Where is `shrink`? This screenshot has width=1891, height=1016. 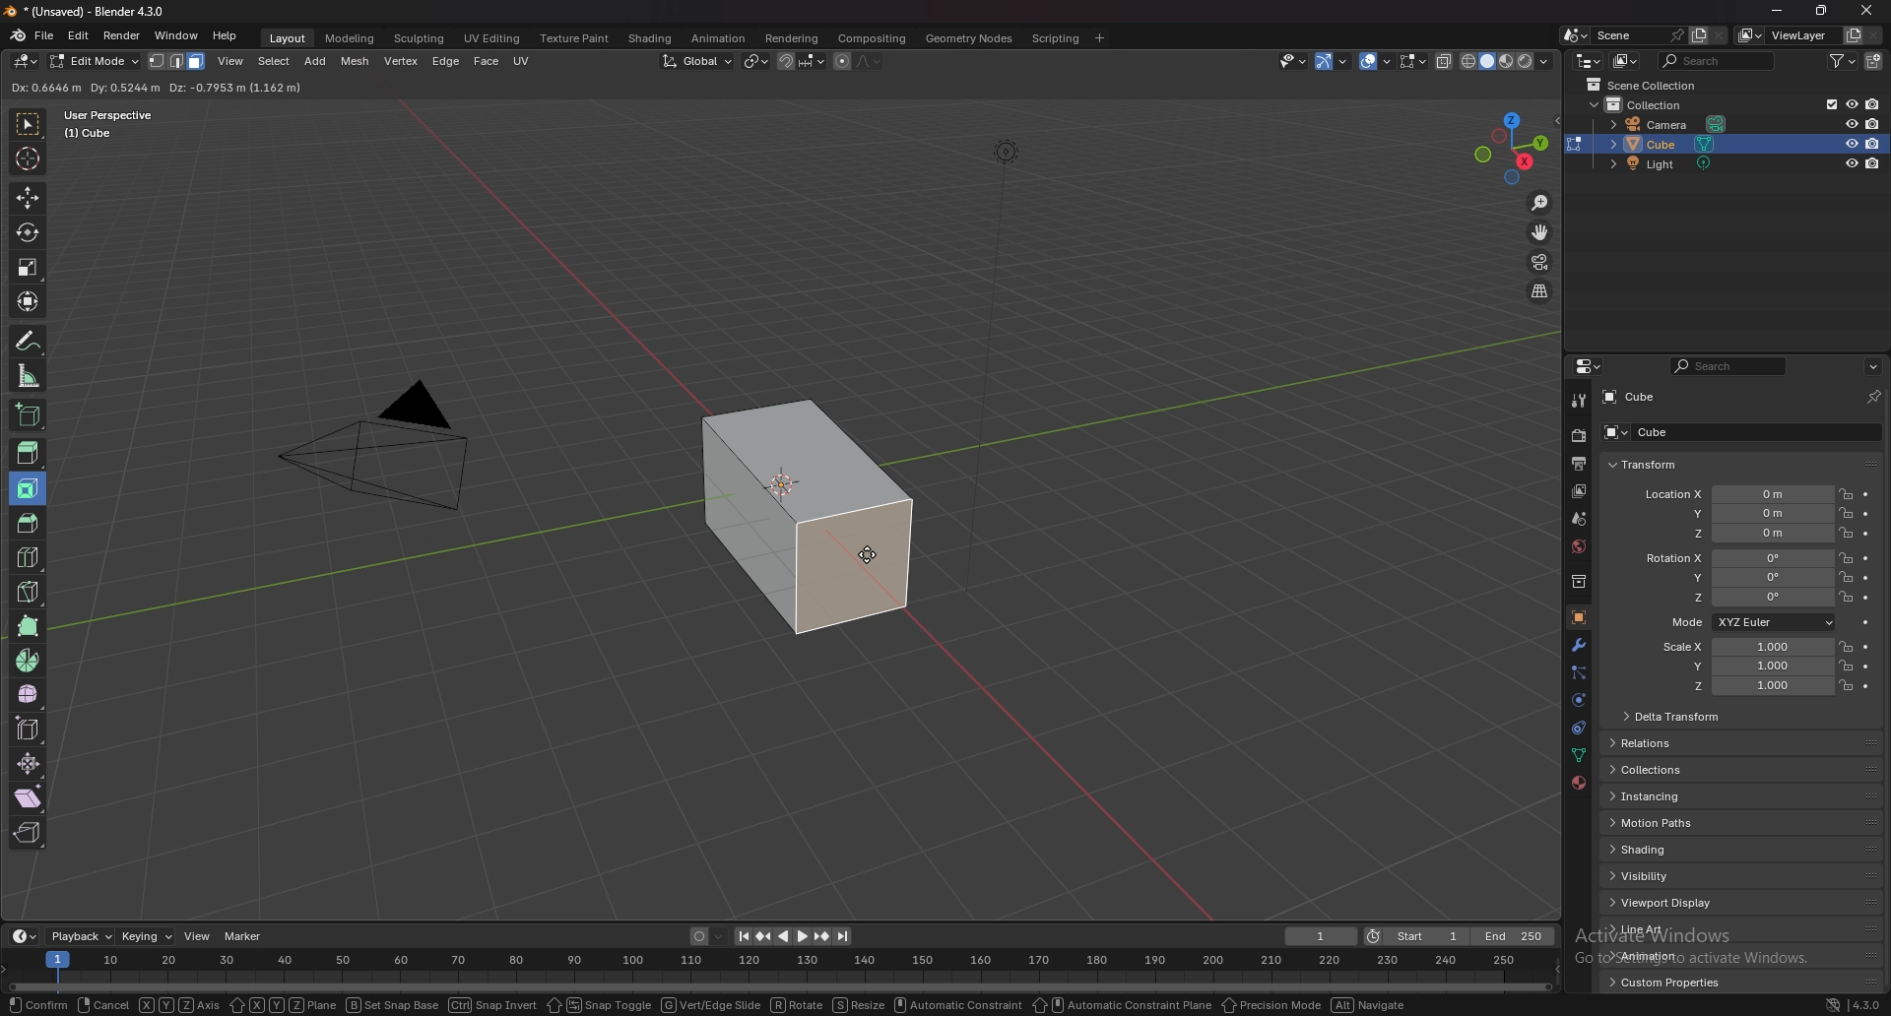
shrink is located at coordinates (30, 763).